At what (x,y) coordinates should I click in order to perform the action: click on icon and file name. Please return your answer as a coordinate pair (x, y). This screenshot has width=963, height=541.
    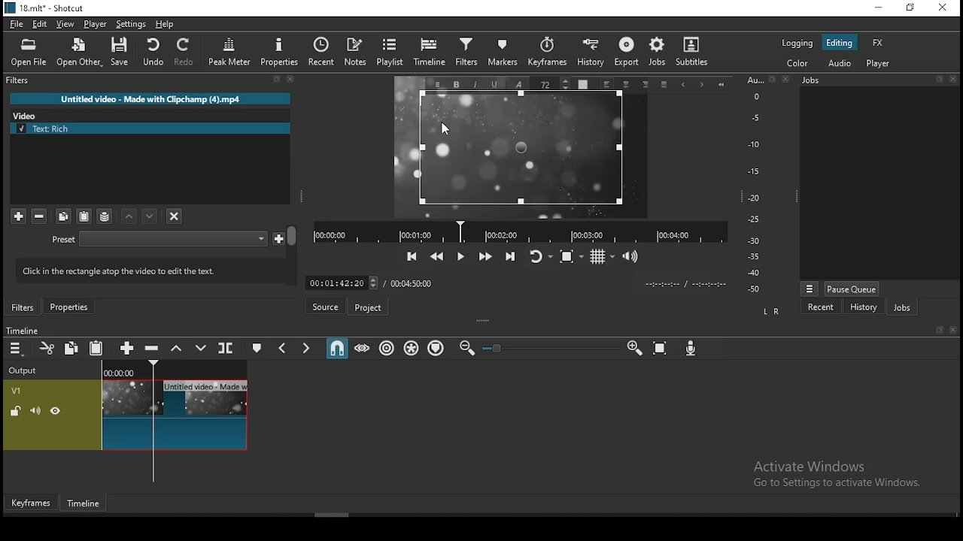
    Looking at the image, I should click on (44, 8).